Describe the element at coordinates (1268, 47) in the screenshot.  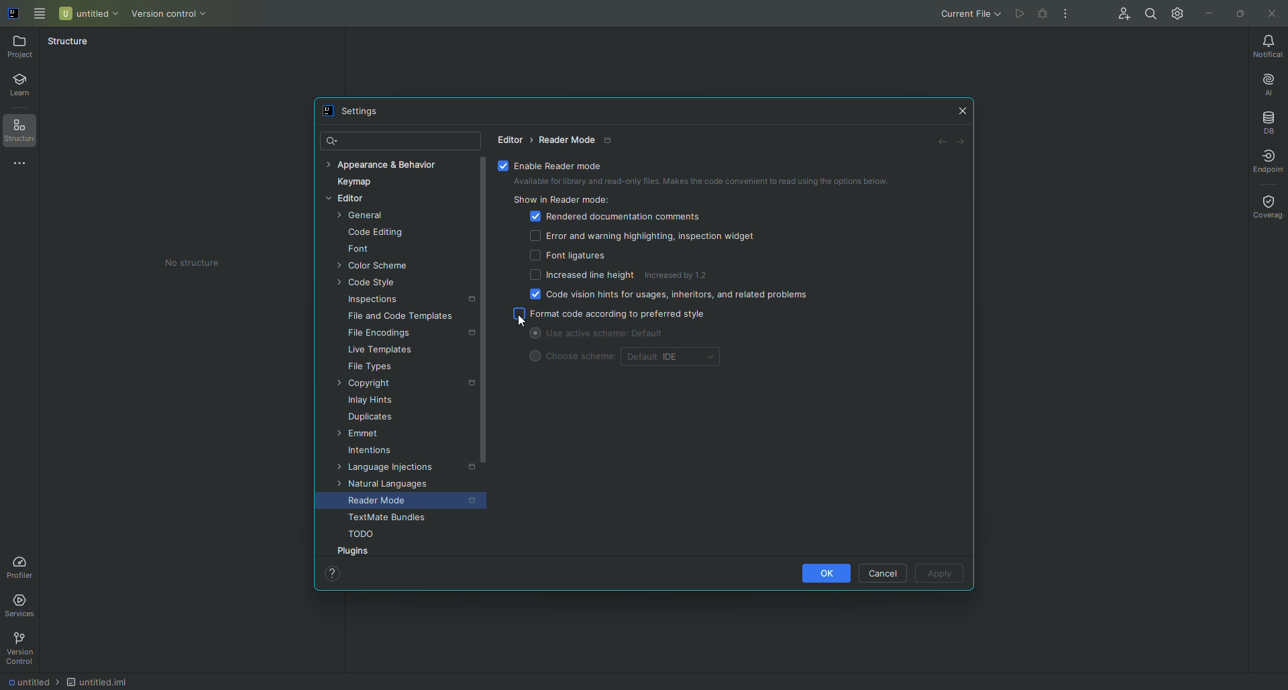
I see `Notifications` at that location.